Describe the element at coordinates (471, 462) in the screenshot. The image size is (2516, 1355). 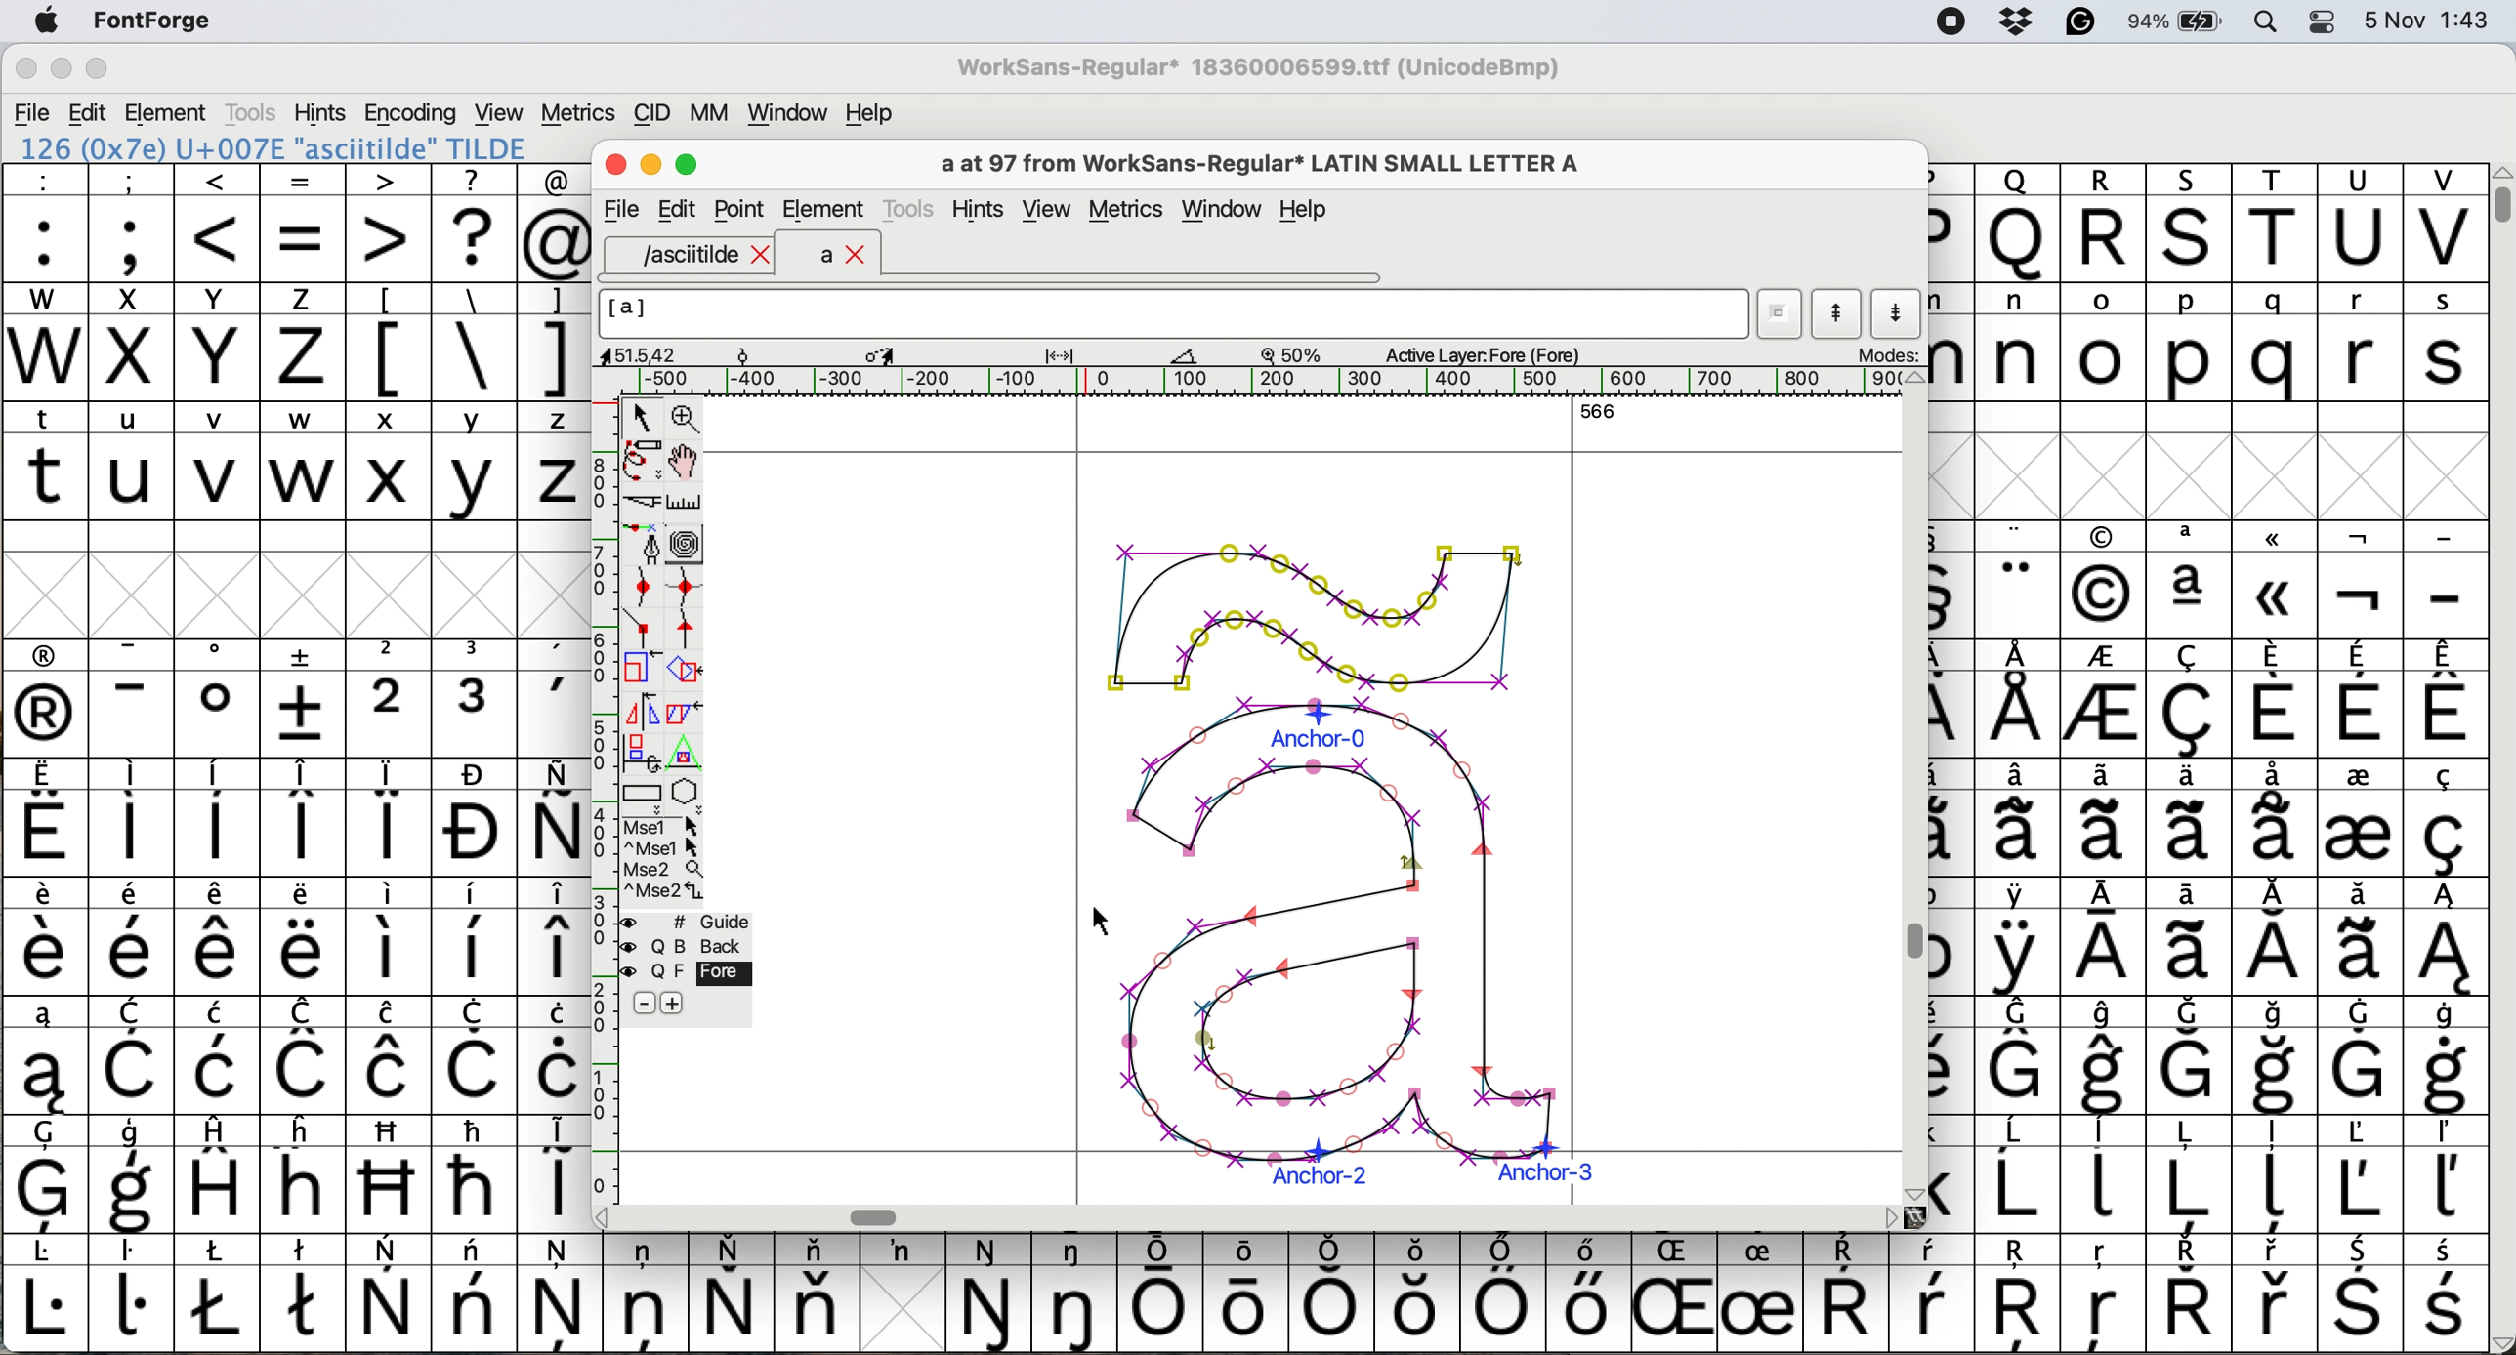
I see `y` at that location.